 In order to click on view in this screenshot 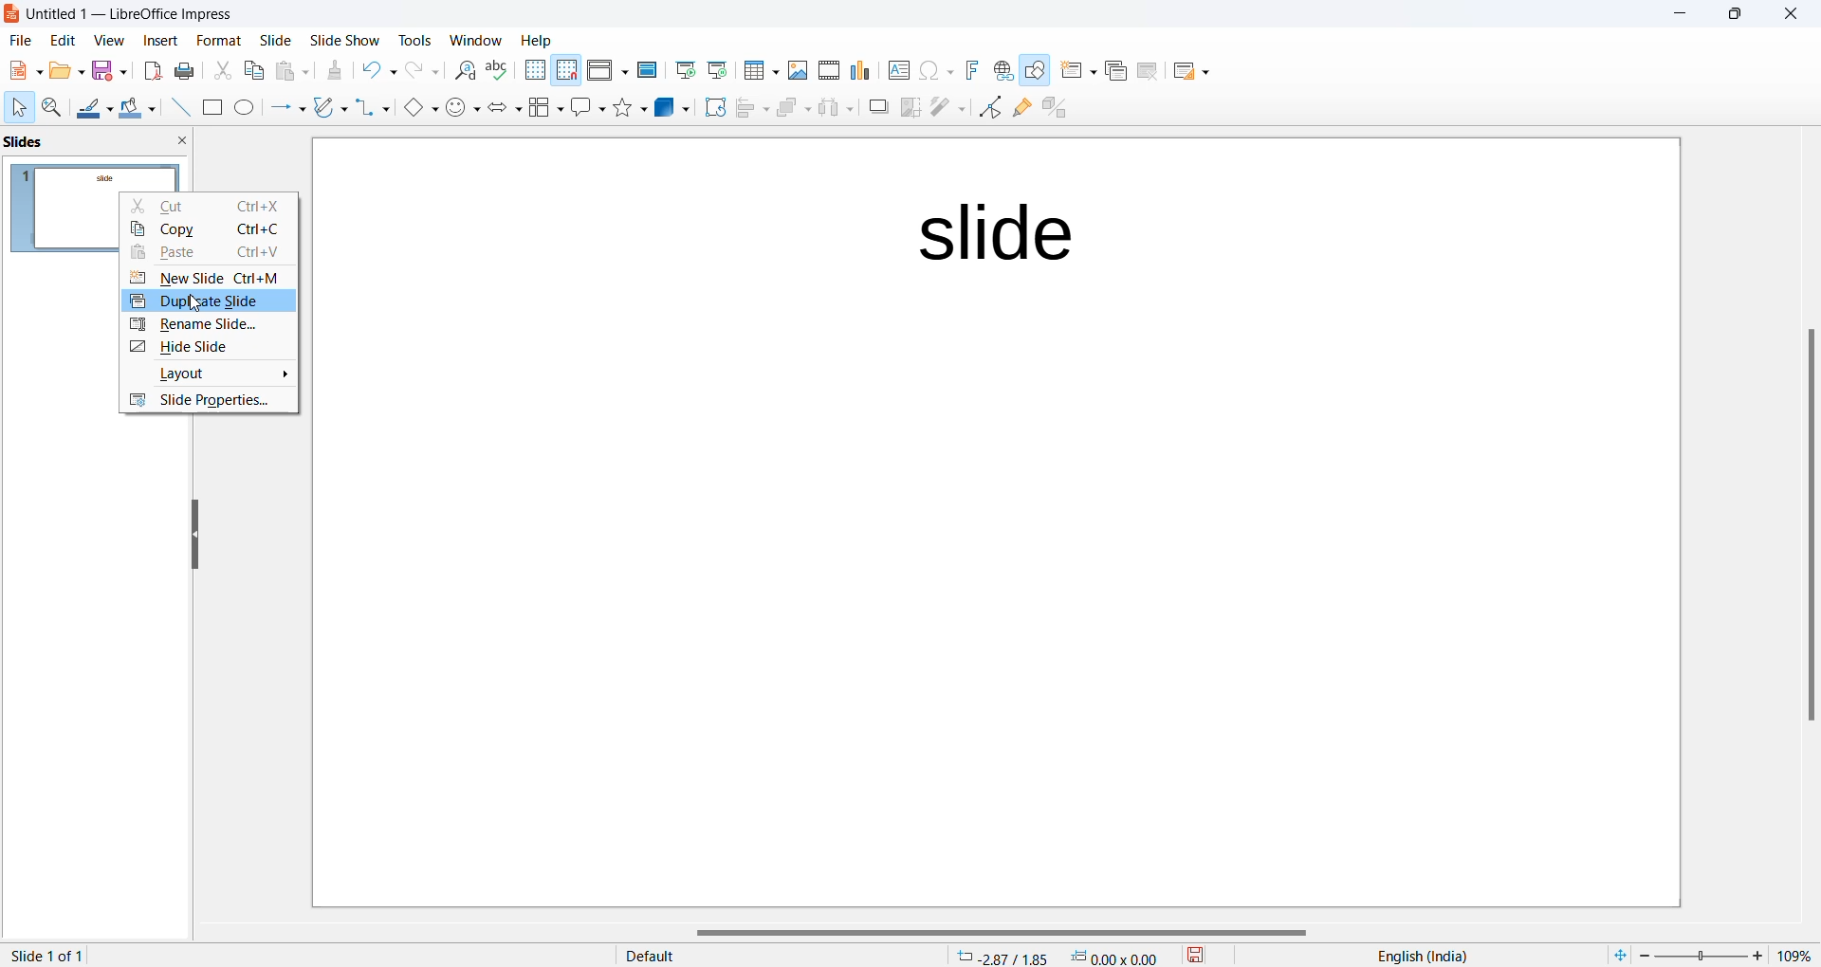, I will do `click(105, 42)`.